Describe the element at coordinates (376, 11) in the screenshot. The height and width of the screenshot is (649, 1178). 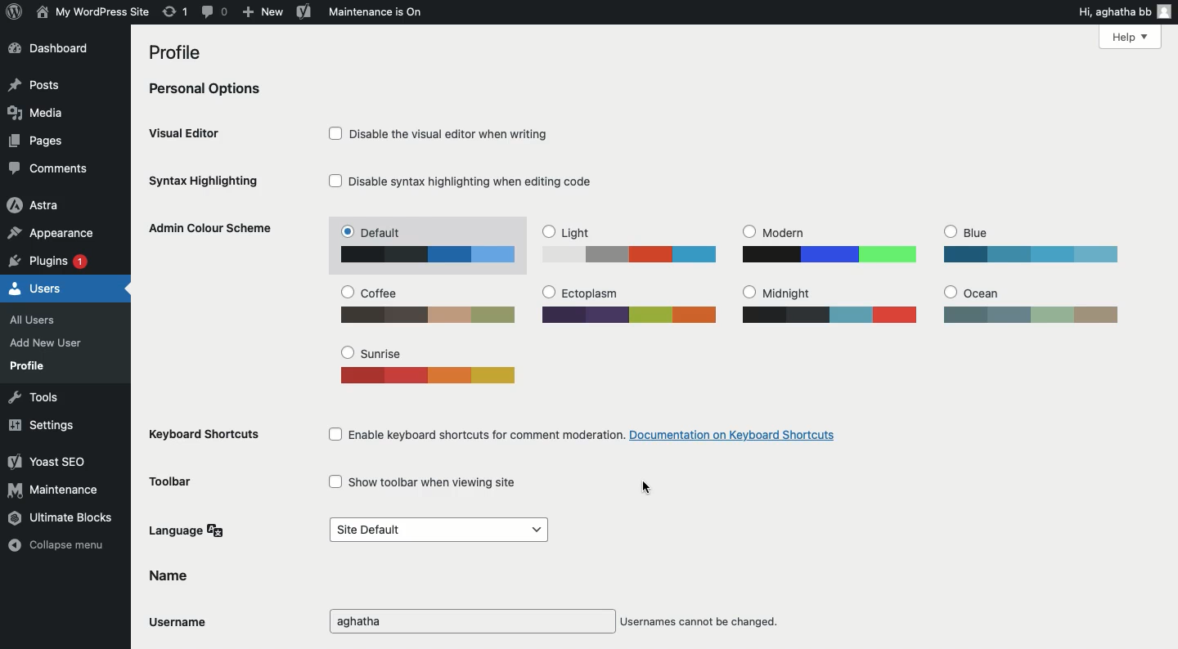
I see `Maintenance is on` at that location.